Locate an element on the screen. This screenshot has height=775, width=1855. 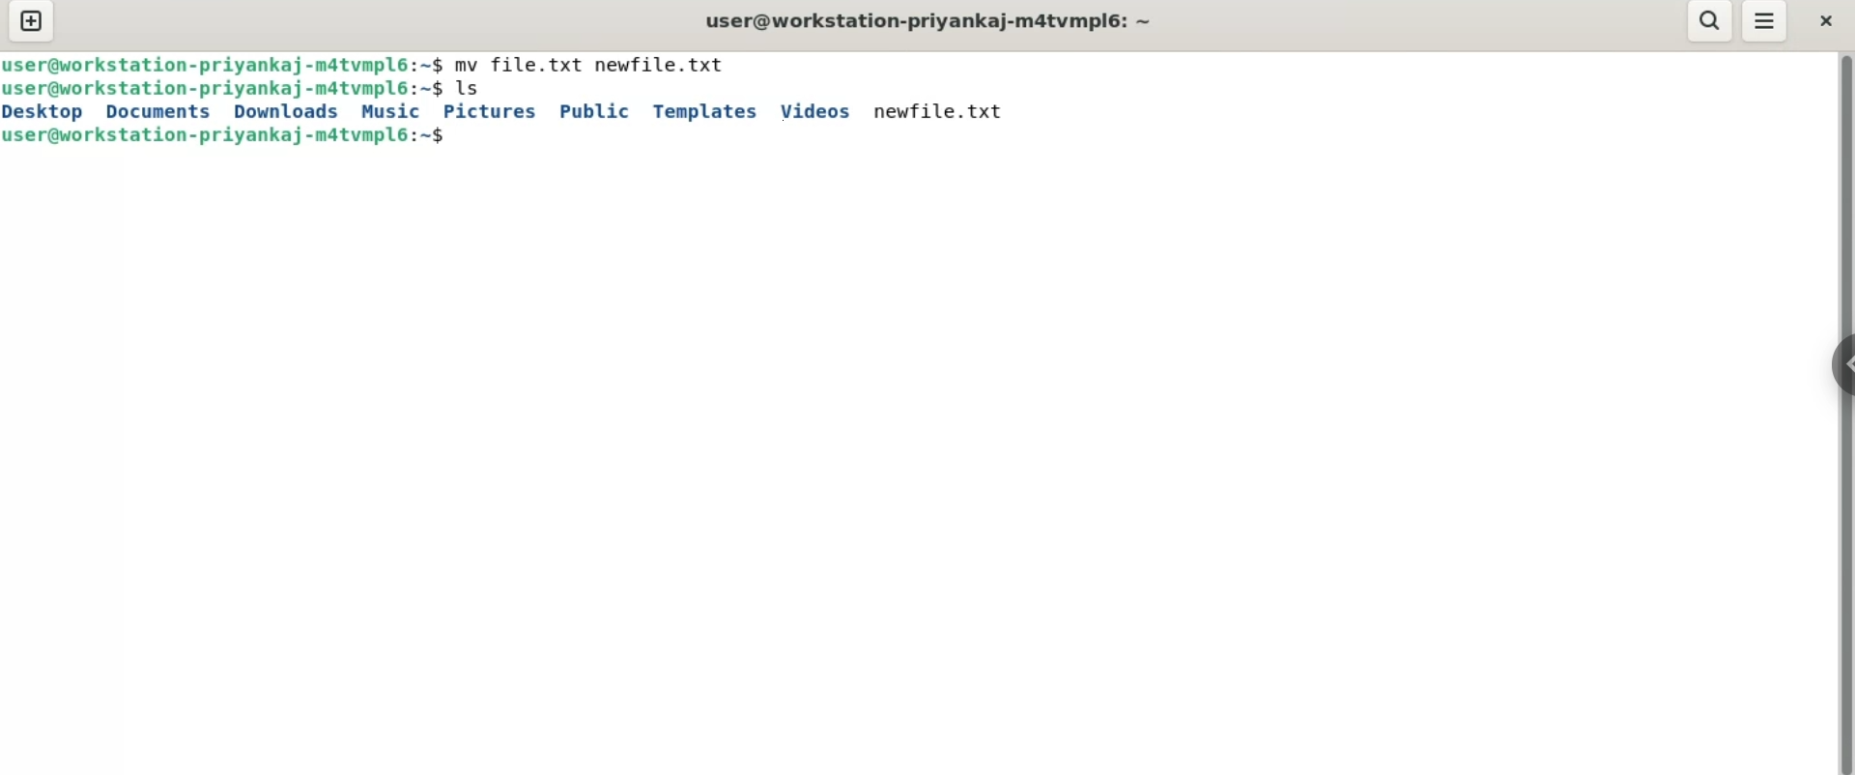
pictures is located at coordinates (489, 112).